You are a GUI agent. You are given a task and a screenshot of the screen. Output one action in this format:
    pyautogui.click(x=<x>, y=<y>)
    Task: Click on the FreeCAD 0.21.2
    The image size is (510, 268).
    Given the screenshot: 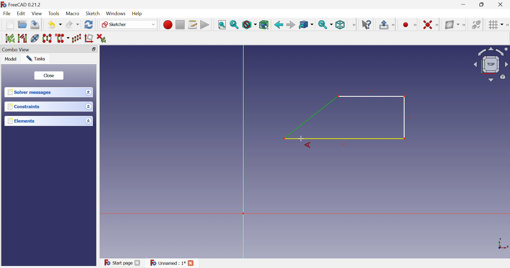 What is the action you would take?
    pyautogui.click(x=23, y=4)
    